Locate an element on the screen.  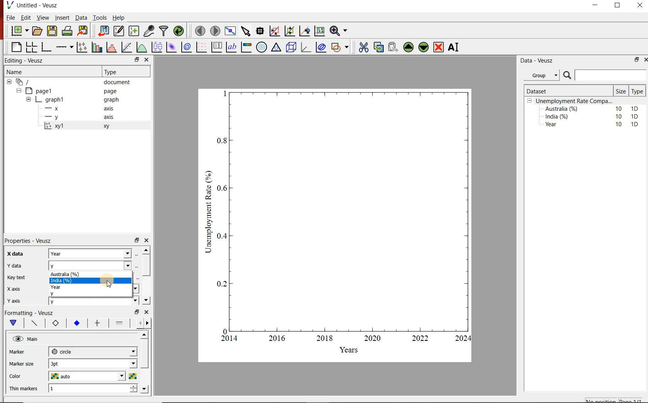
Name is located at coordinates (49, 71).